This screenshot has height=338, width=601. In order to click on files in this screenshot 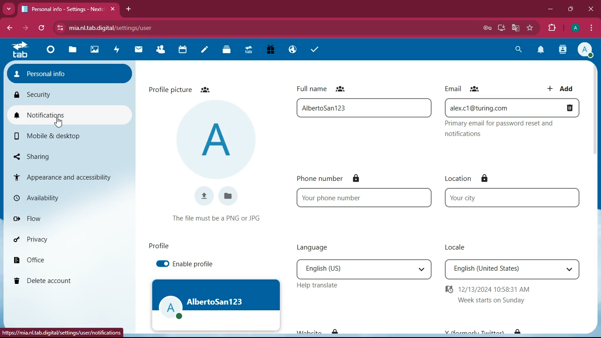, I will do `click(227, 195)`.